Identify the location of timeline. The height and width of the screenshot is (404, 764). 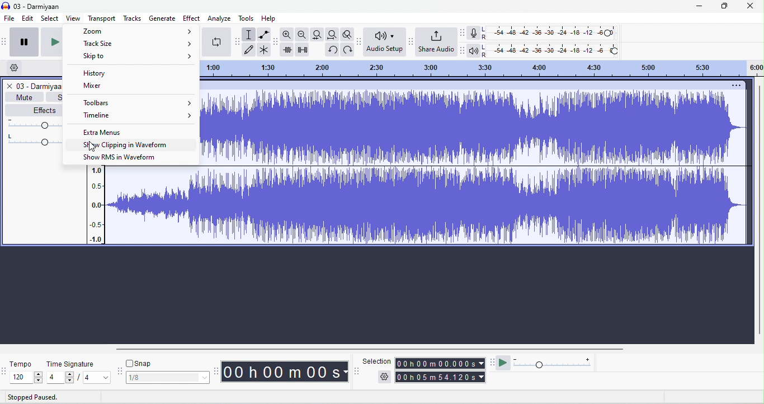
(138, 115).